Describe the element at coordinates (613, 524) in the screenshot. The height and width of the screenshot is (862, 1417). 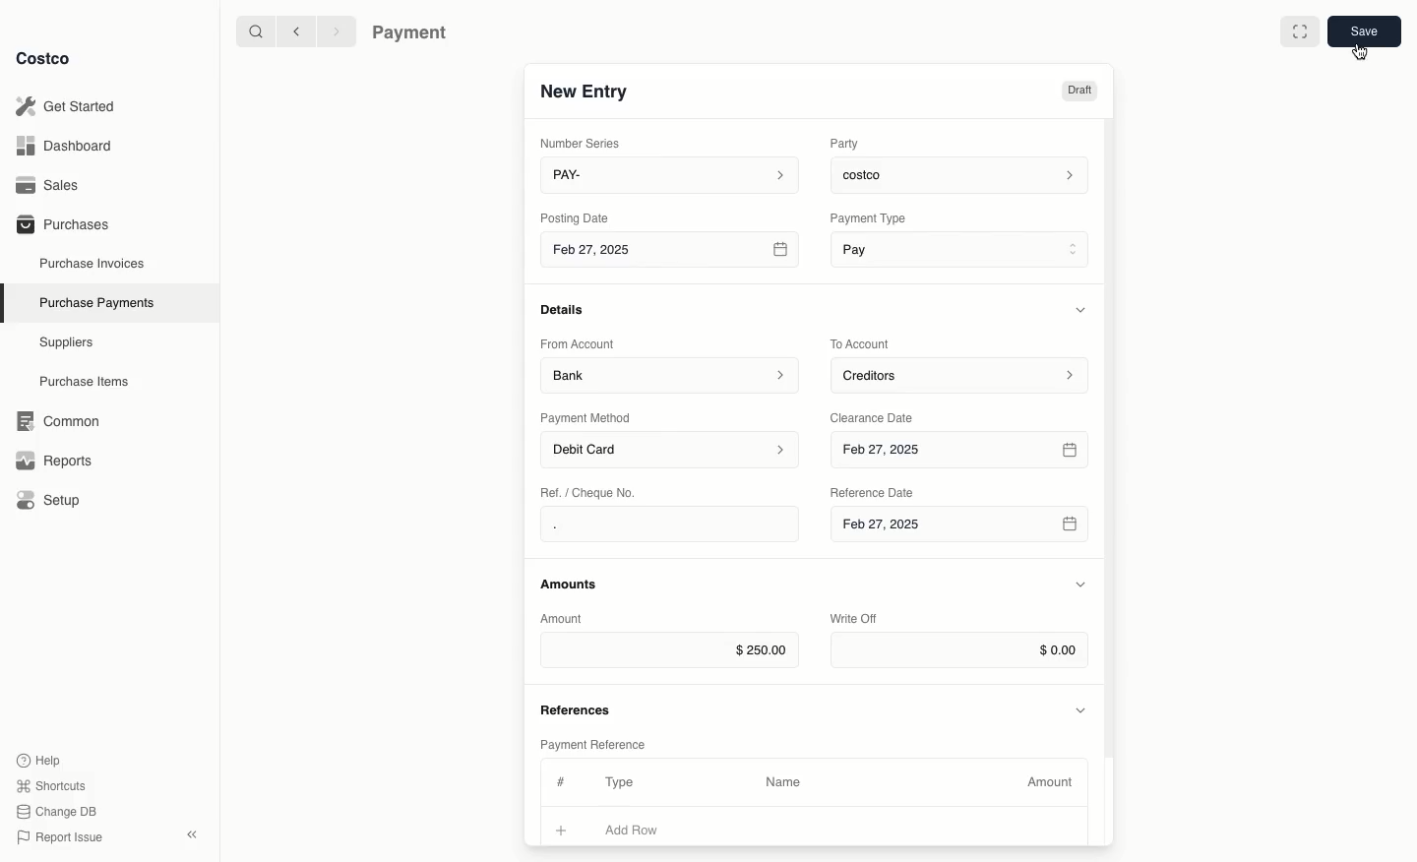
I see `.` at that location.